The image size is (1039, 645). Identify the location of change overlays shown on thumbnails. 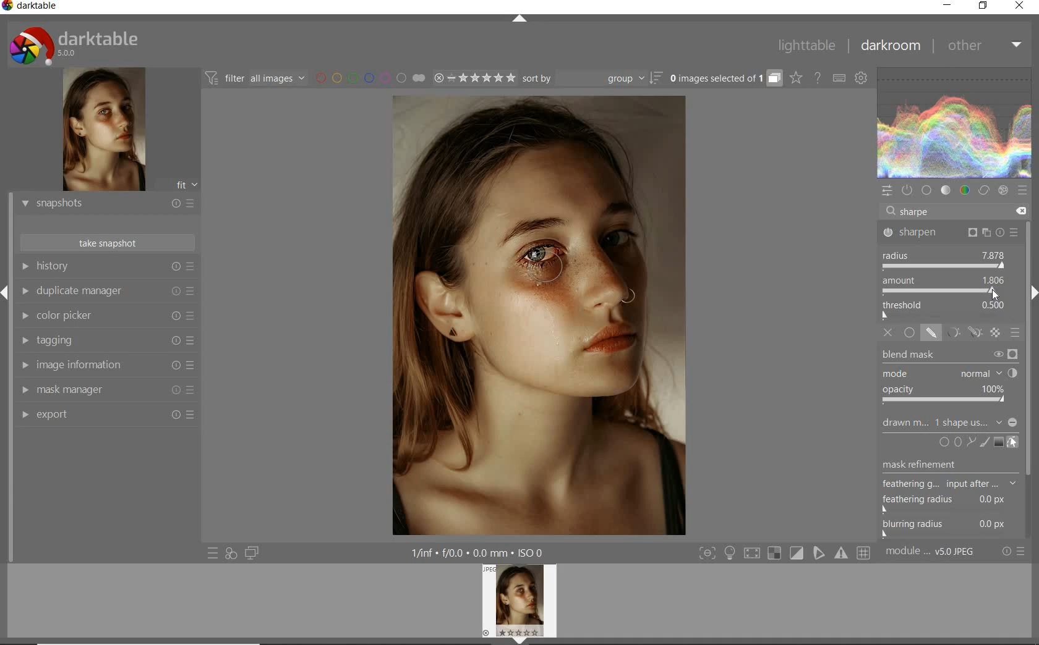
(795, 78).